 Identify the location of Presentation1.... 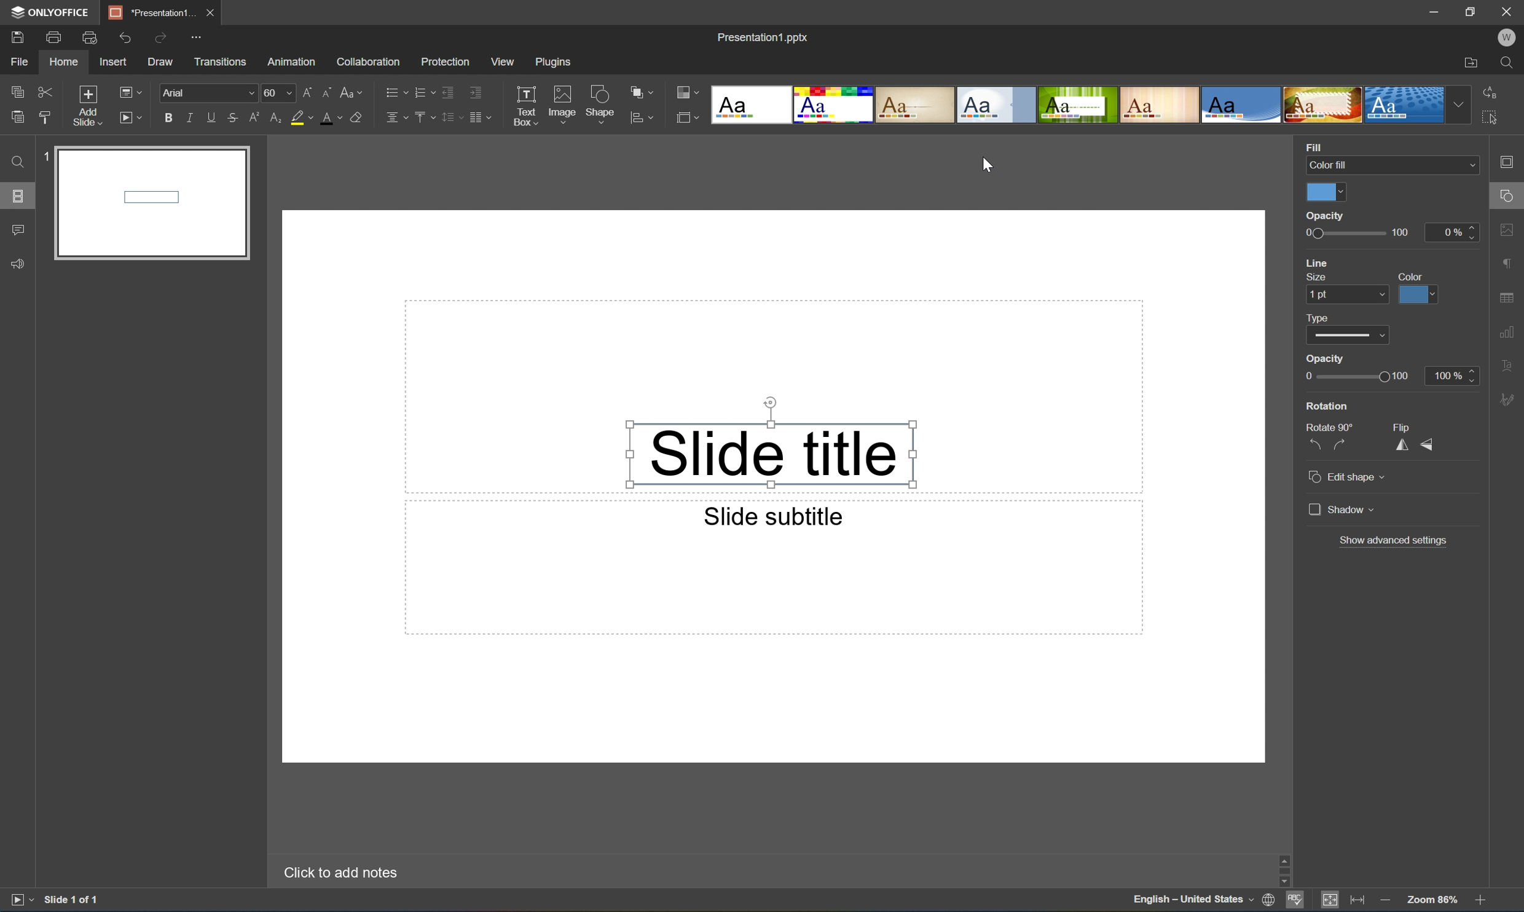
(147, 12).